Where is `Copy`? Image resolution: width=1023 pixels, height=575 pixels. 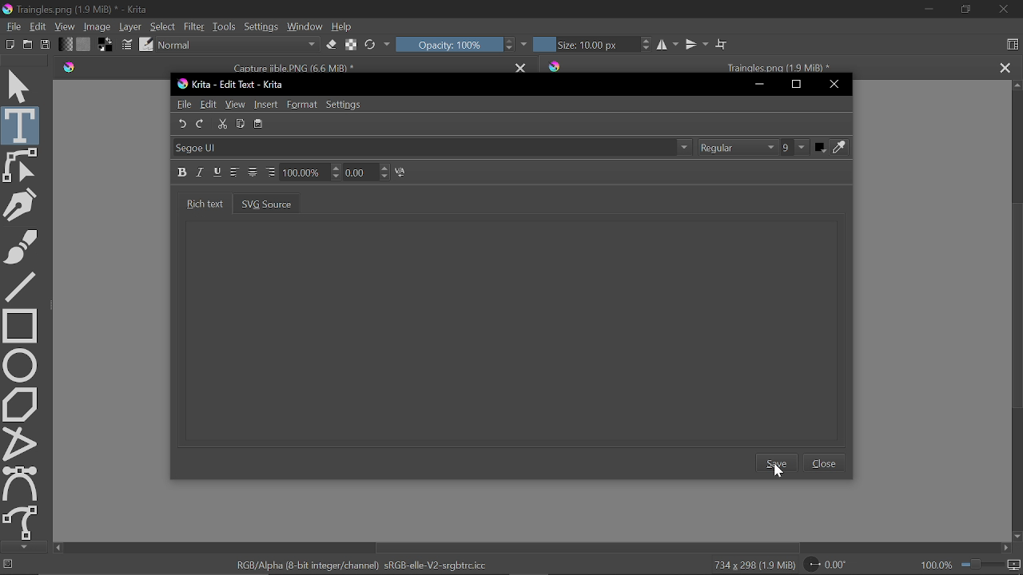
Copy is located at coordinates (241, 122).